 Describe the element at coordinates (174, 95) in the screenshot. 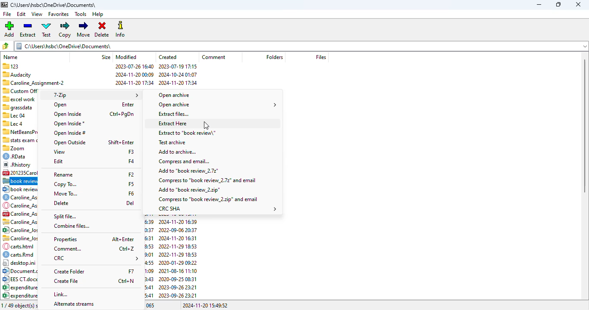

I see `open archive` at that location.